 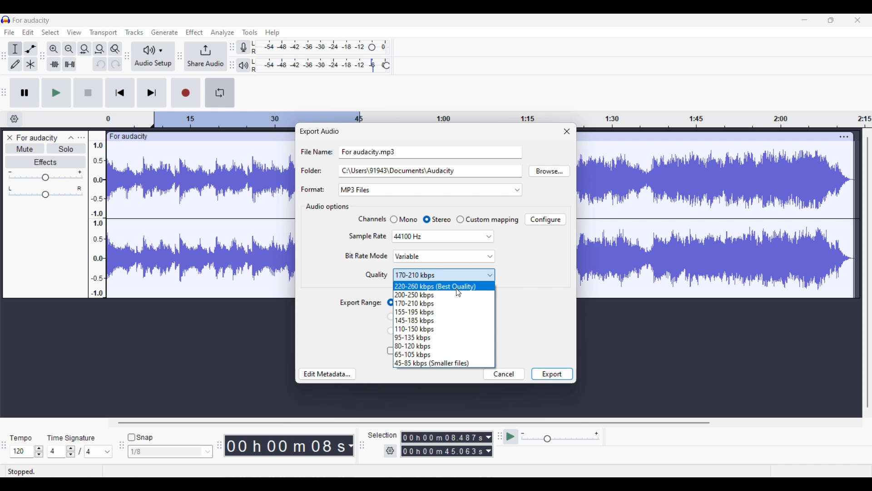 What do you see at coordinates (489, 437) in the screenshot?
I see `Duration measurement` at bounding box center [489, 437].